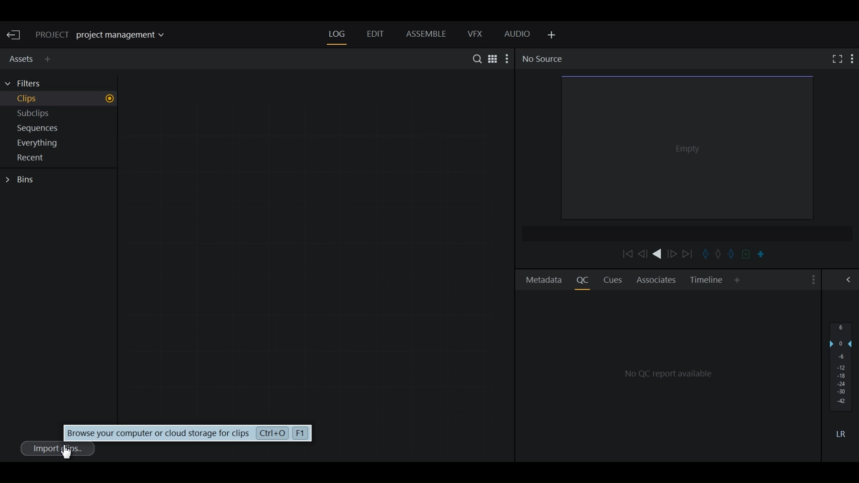  I want to click on Nudge one frame forward, so click(673, 254).